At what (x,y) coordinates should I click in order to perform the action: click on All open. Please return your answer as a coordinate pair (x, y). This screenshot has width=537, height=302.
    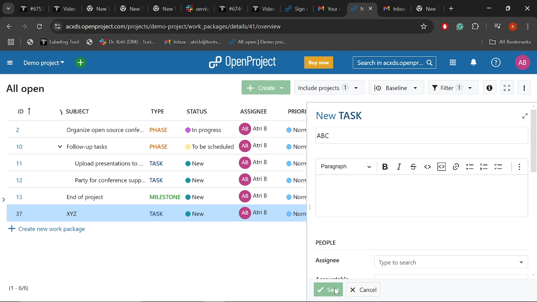
    Looking at the image, I should click on (26, 90).